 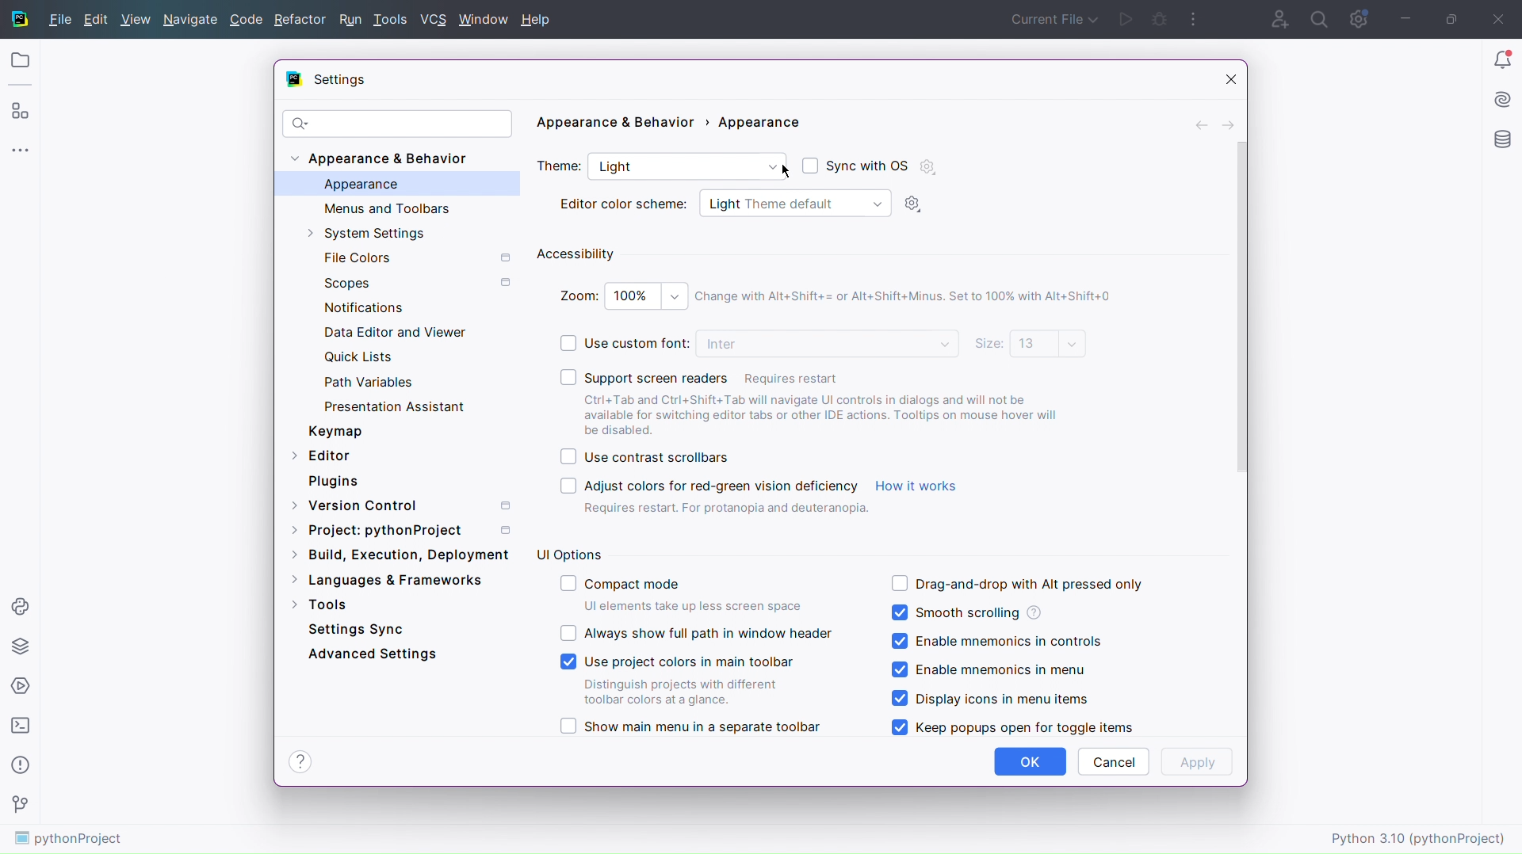 I want to click on Code, so click(x=247, y=19).